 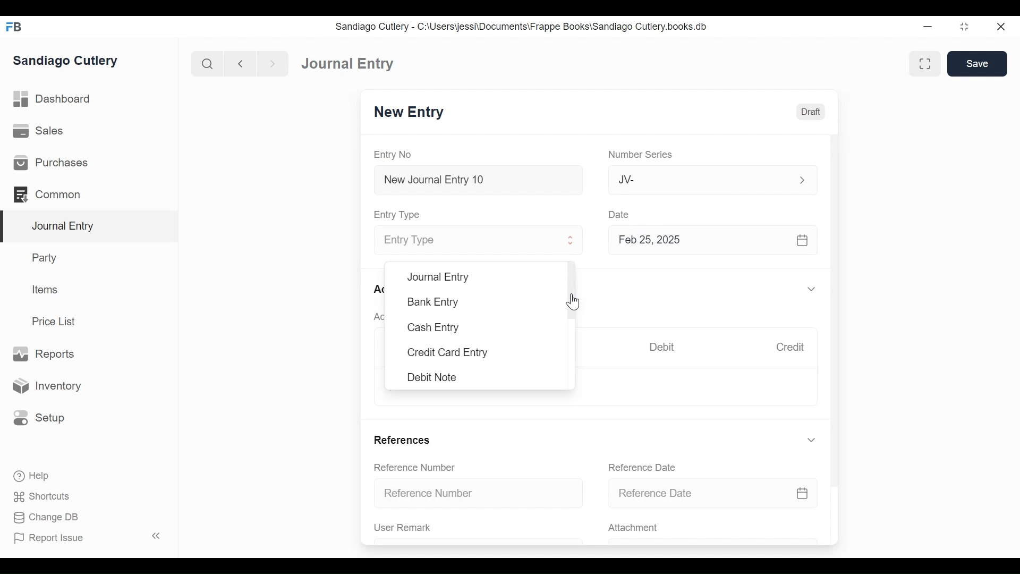 What do you see at coordinates (30, 475) in the screenshot?
I see `Help` at bounding box center [30, 475].